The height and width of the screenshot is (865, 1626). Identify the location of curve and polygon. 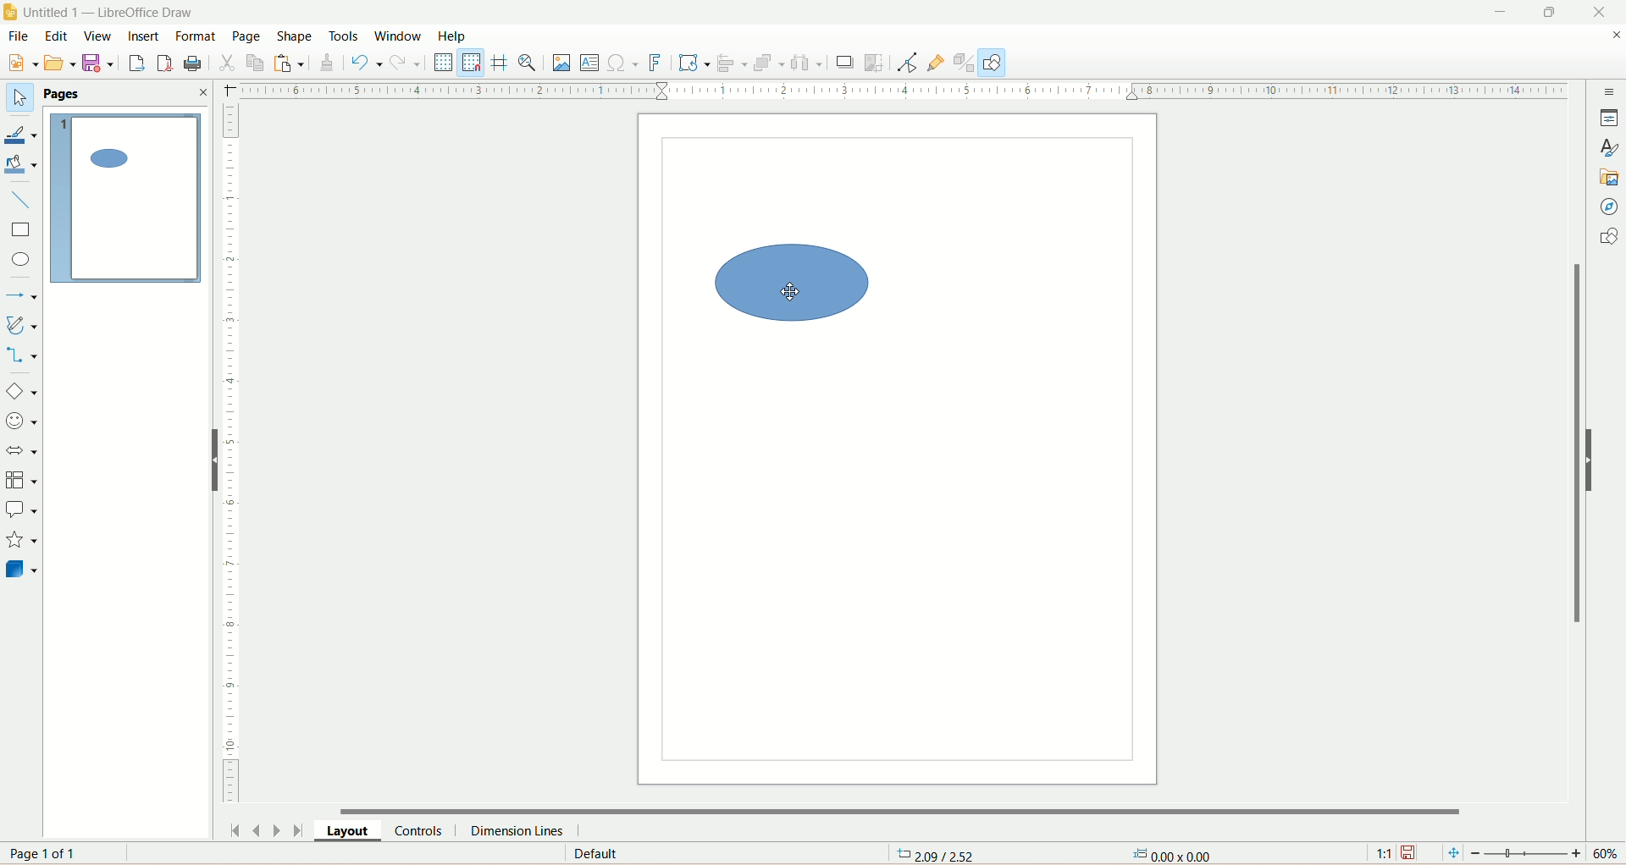
(21, 325).